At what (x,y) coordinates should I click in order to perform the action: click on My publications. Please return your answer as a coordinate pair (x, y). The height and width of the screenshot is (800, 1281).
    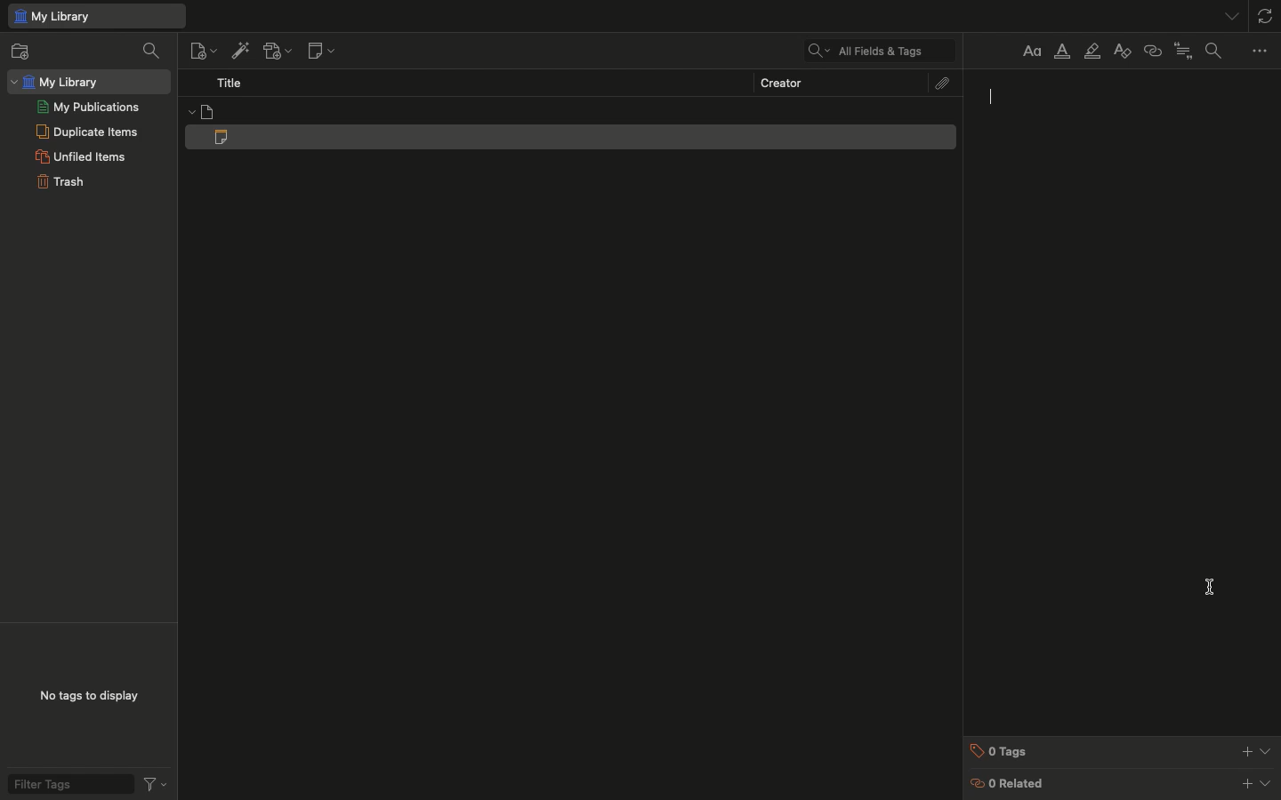
    Looking at the image, I should click on (88, 107).